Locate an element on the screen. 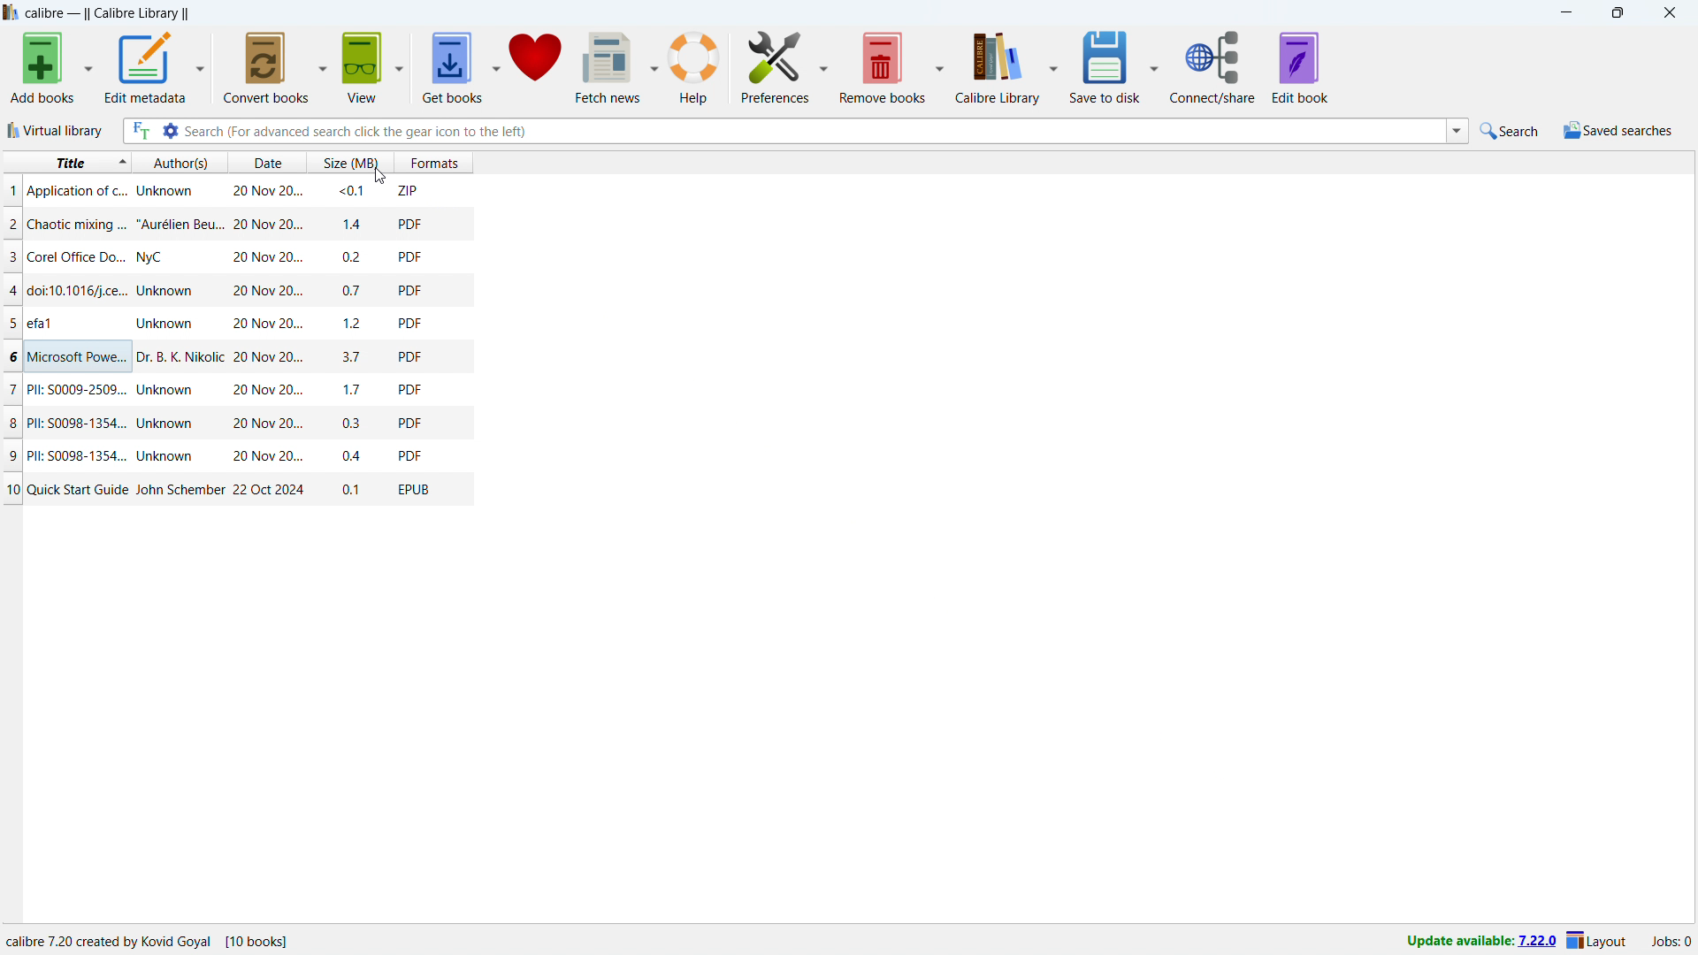 This screenshot has height=955, width=1698. date is located at coordinates (265, 324).